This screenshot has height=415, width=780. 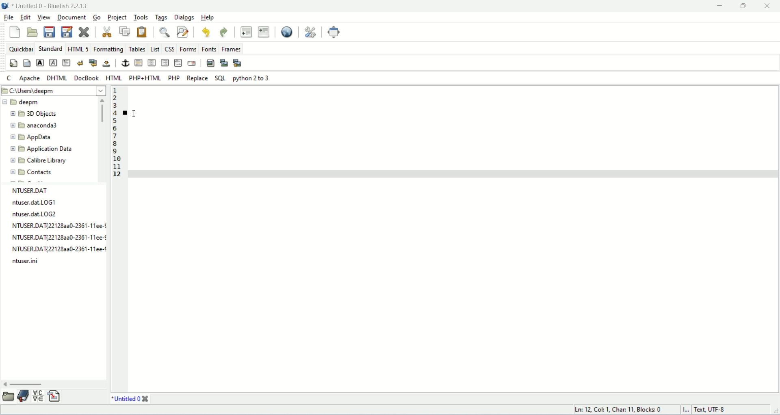 What do you see at coordinates (22, 396) in the screenshot?
I see `documentation` at bounding box center [22, 396].